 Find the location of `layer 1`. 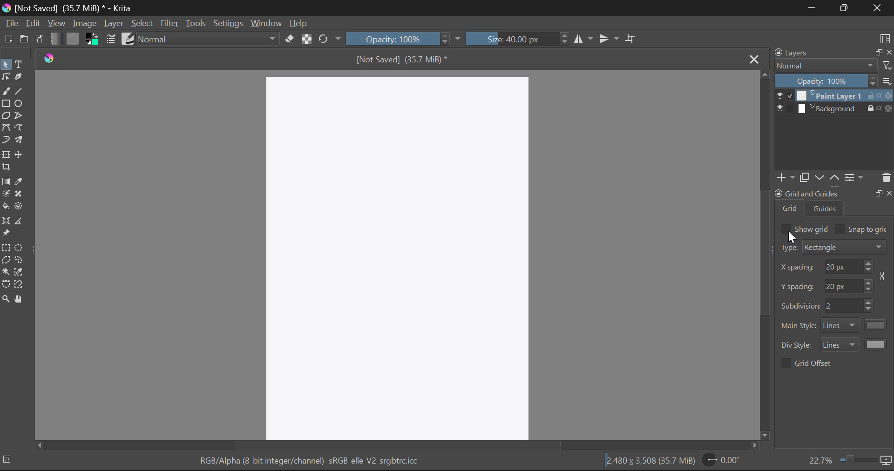

layer 1 is located at coordinates (830, 95).